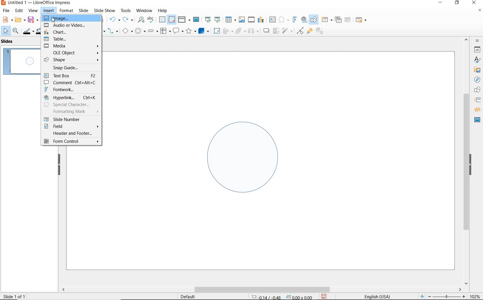  I want to click on insert table, so click(230, 20).